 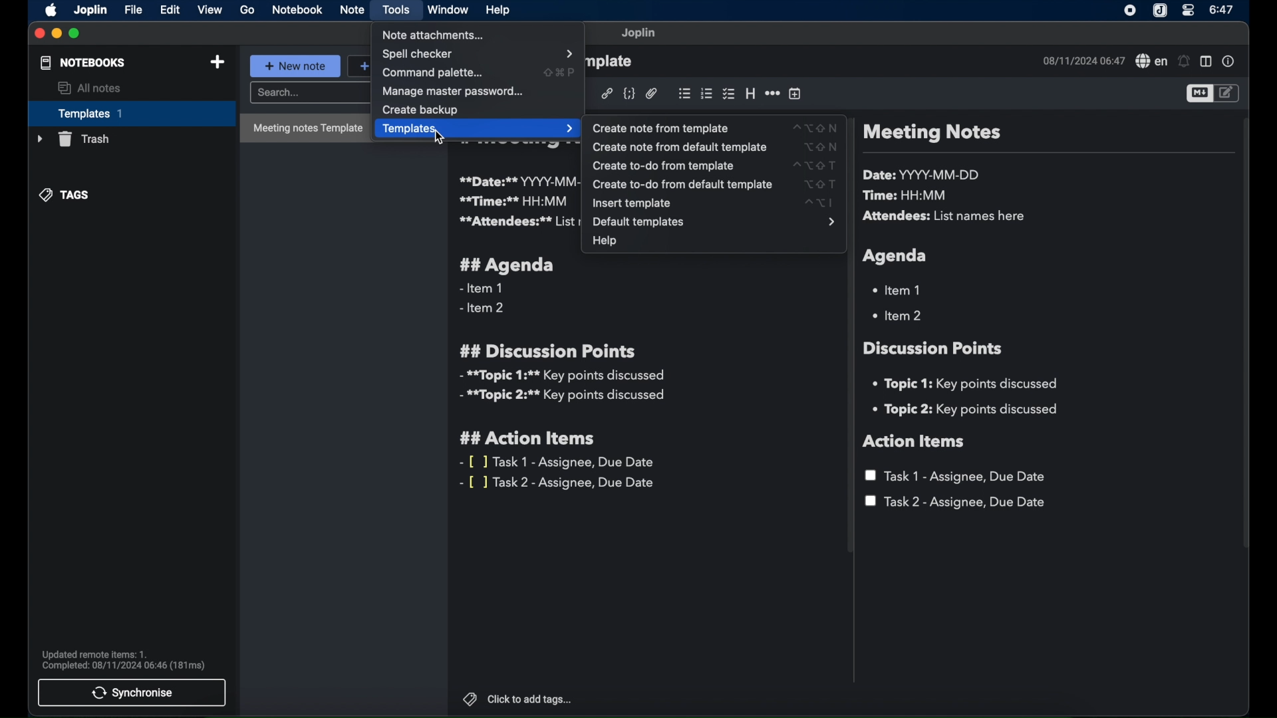 What do you see at coordinates (795, 94) in the screenshot?
I see `insert time` at bounding box center [795, 94].